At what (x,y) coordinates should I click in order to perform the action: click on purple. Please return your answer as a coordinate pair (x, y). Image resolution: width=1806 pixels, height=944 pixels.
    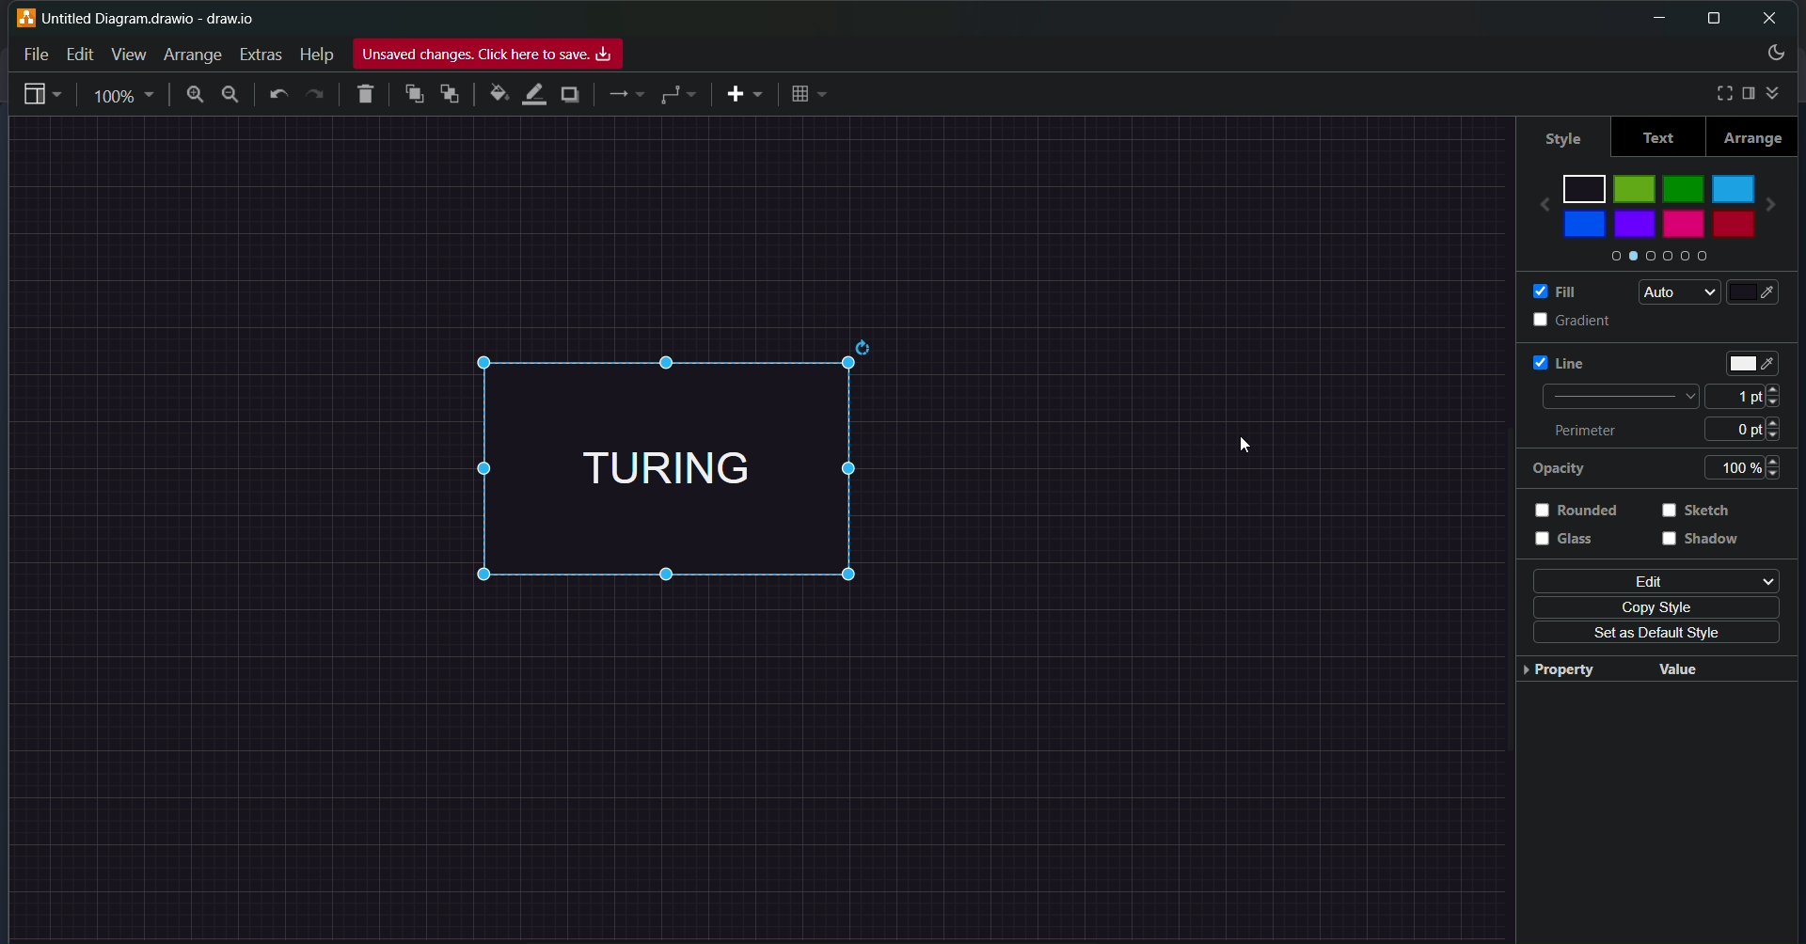
    Looking at the image, I should click on (1638, 224).